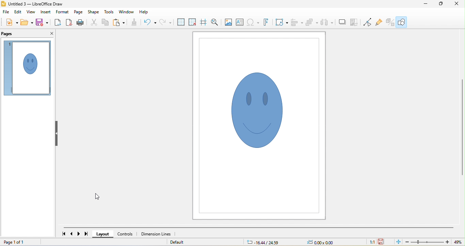  What do you see at coordinates (27, 68) in the screenshot?
I see `page view in page pane` at bounding box center [27, 68].